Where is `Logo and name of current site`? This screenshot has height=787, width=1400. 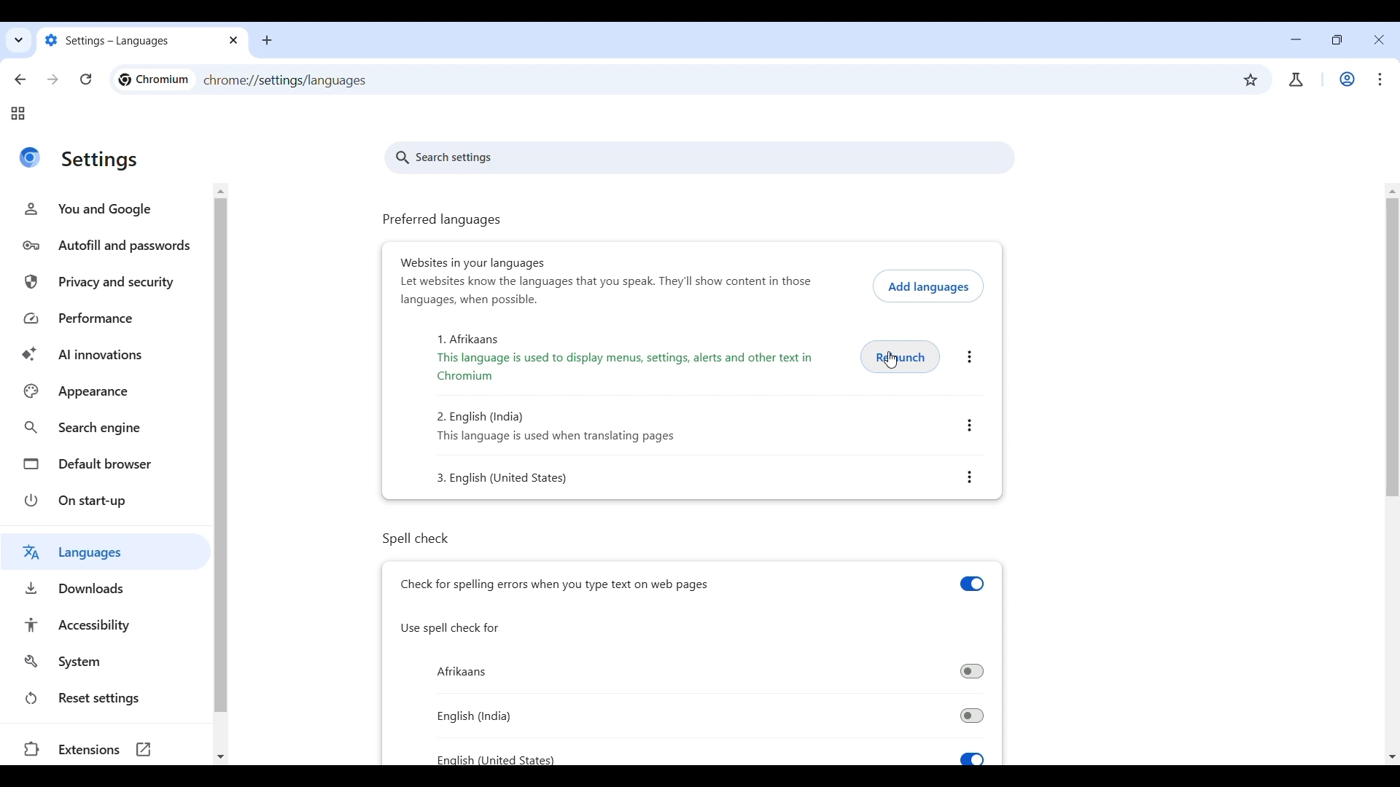
Logo and name of current site is located at coordinates (154, 79).